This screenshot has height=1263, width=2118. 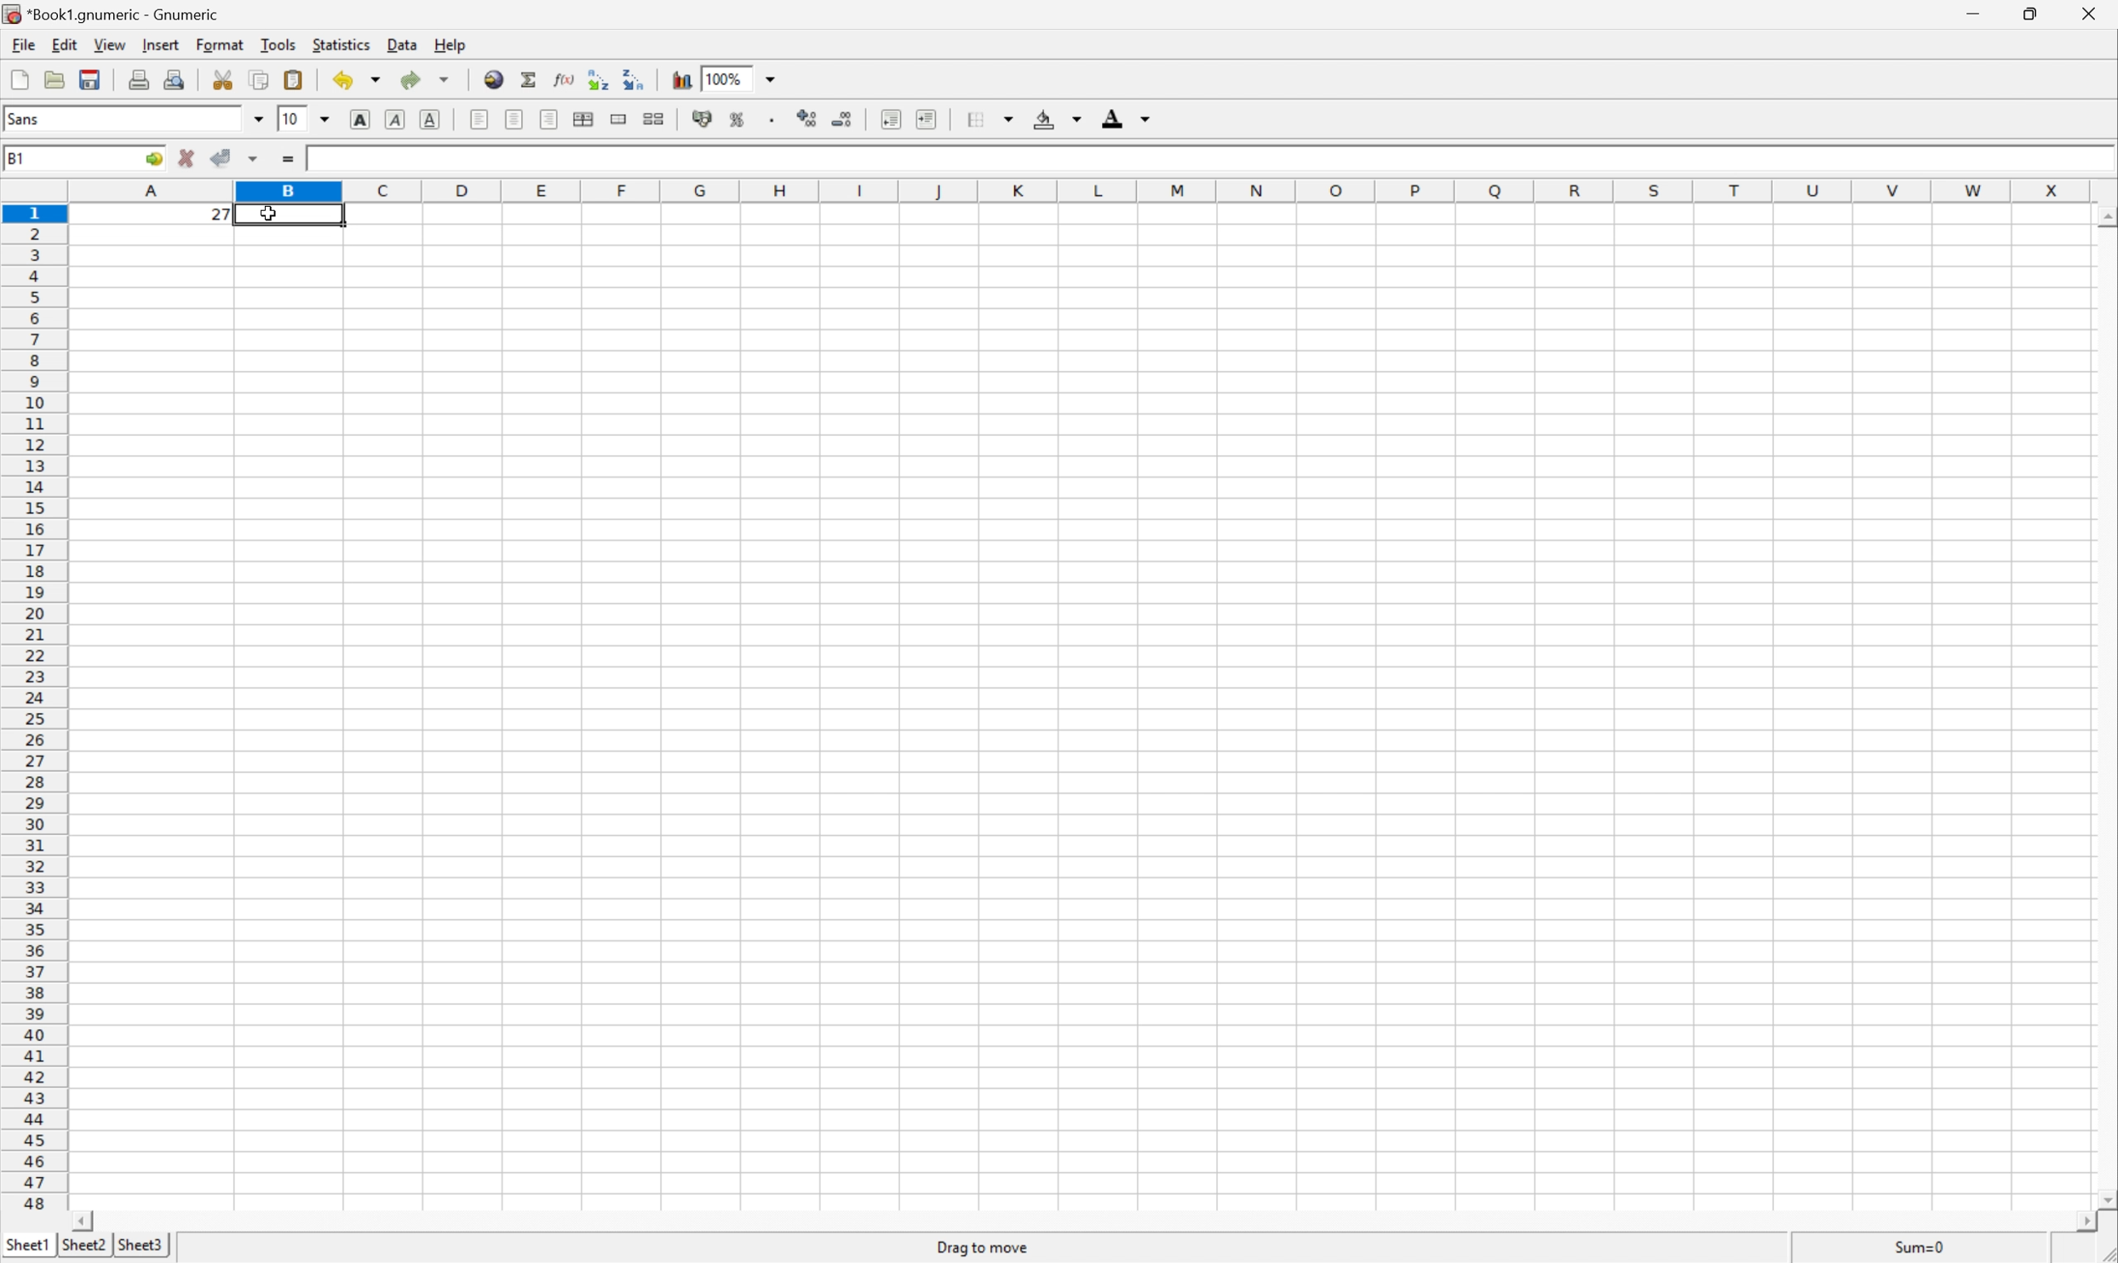 I want to click on Insert a hyperlink, so click(x=494, y=82).